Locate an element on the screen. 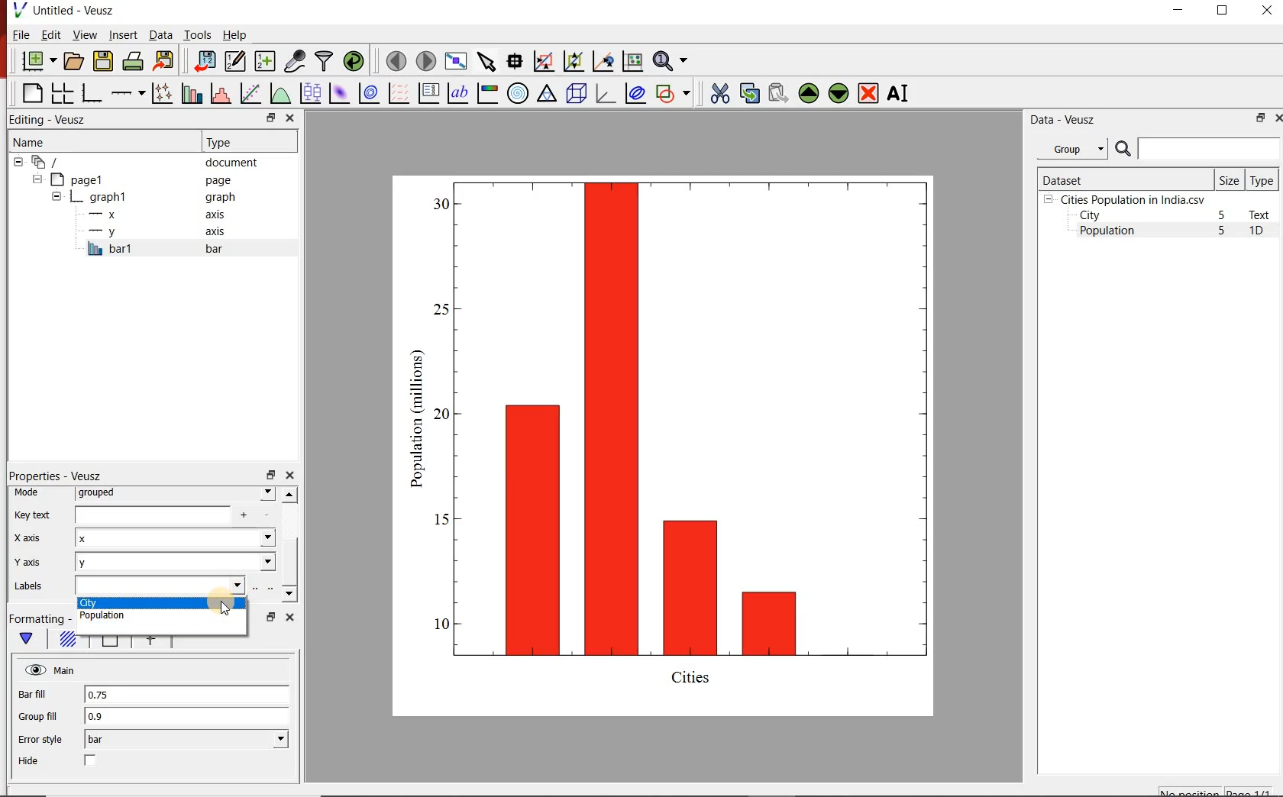 Image resolution: width=1283 pixels, height=797 pixels. Data is located at coordinates (160, 36).